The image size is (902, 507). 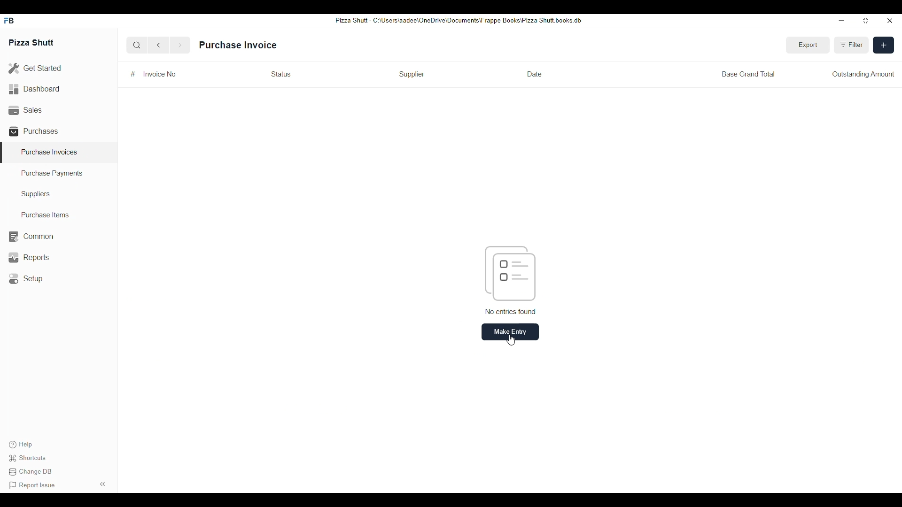 I want to click on Add, so click(x=884, y=46).